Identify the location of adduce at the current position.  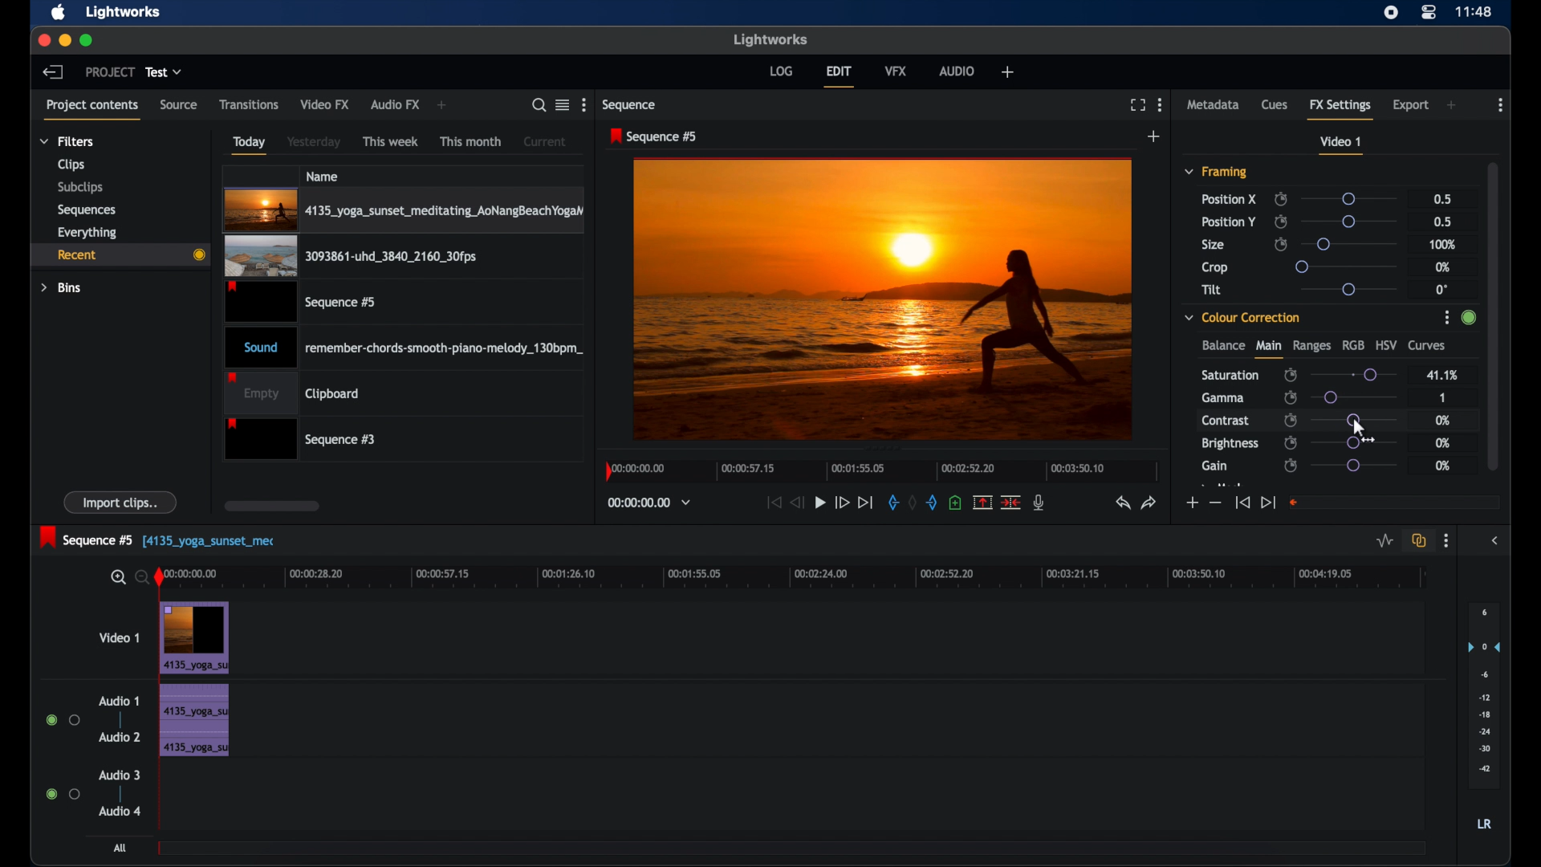
(955, 502).